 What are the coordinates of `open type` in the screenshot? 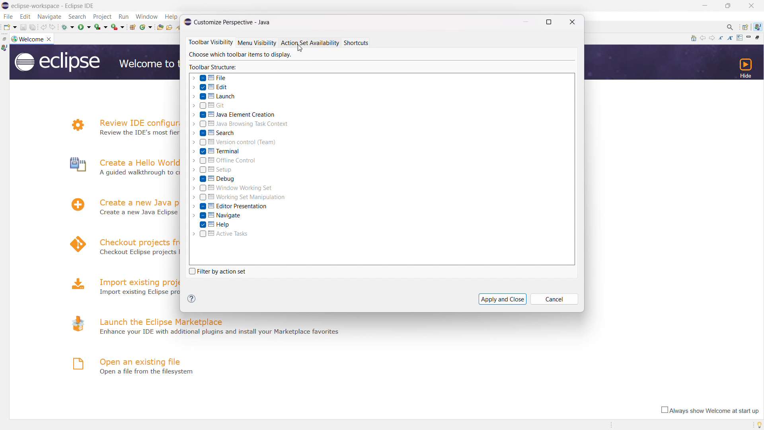 It's located at (160, 27).